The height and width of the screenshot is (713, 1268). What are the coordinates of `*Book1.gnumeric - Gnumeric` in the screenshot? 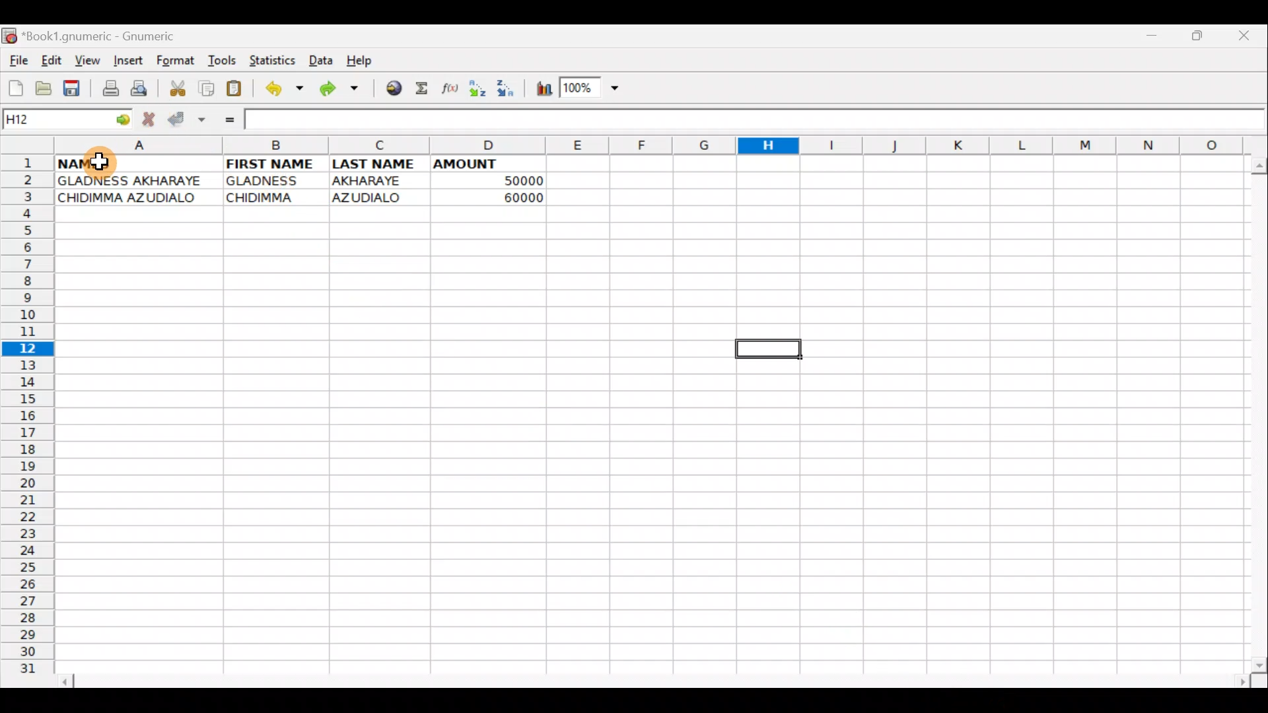 It's located at (106, 36).